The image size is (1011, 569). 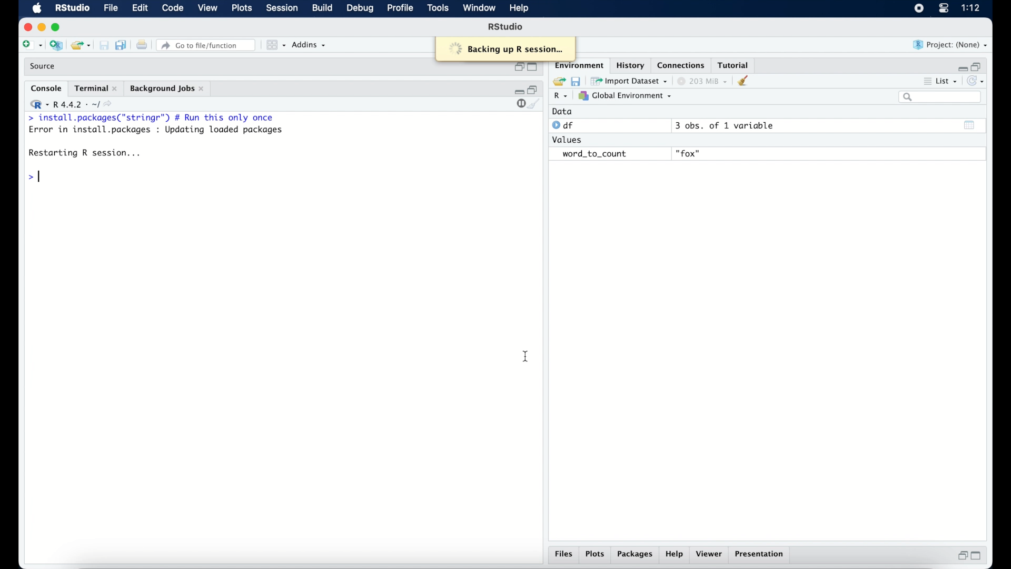 What do you see at coordinates (518, 90) in the screenshot?
I see `minimize` at bounding box center [518, 90].